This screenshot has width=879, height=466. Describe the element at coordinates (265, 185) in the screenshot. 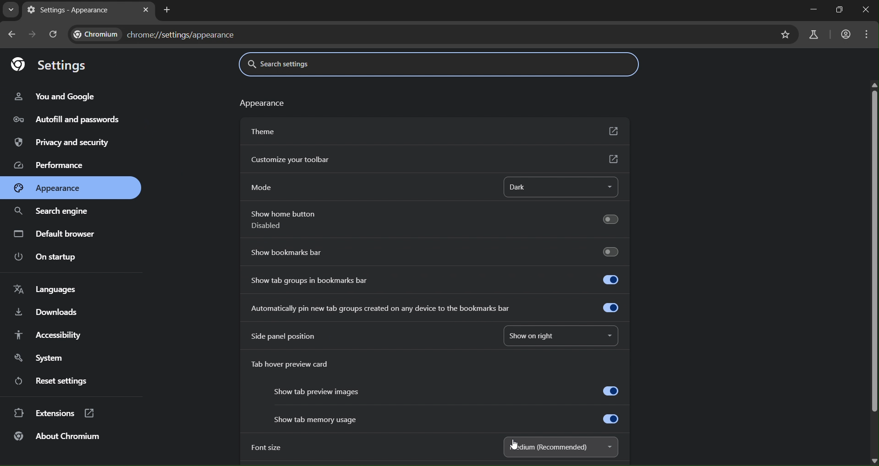

I see `mode` at that location.